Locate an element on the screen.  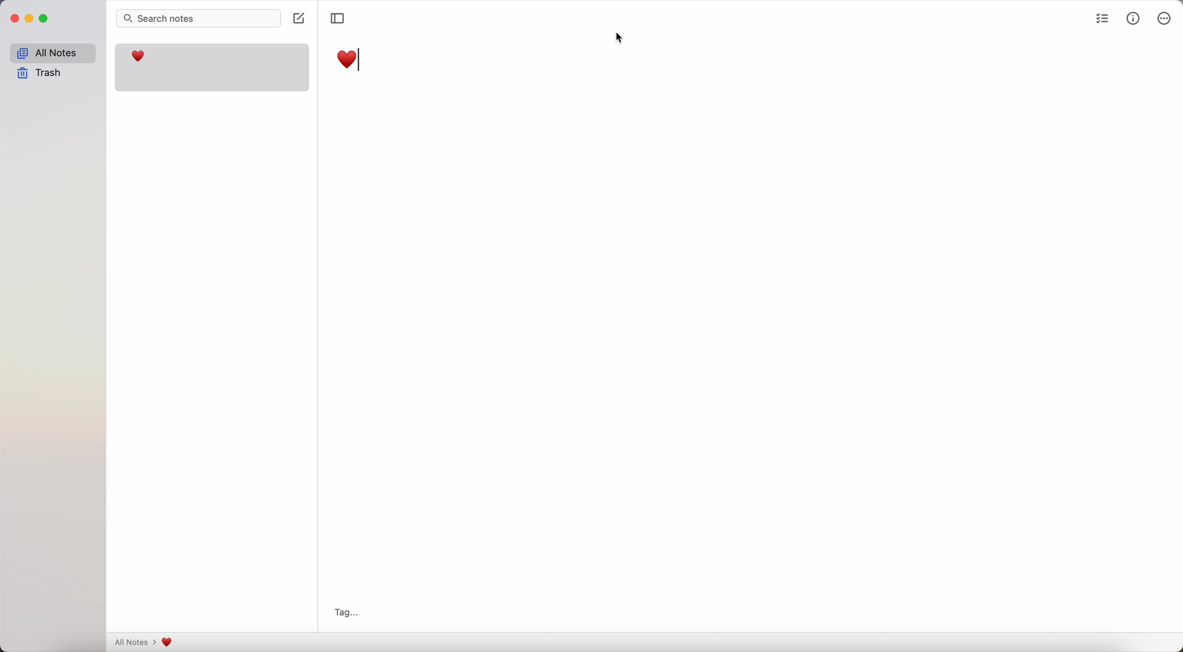
metrics is located at coordinates (1134, 17).